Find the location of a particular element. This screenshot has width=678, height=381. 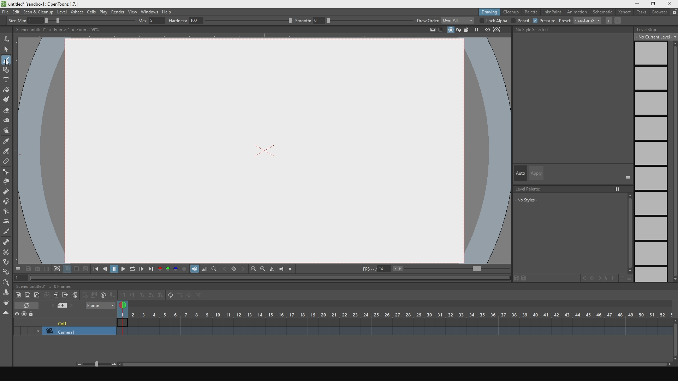

file is located at coordinates (5, 11).